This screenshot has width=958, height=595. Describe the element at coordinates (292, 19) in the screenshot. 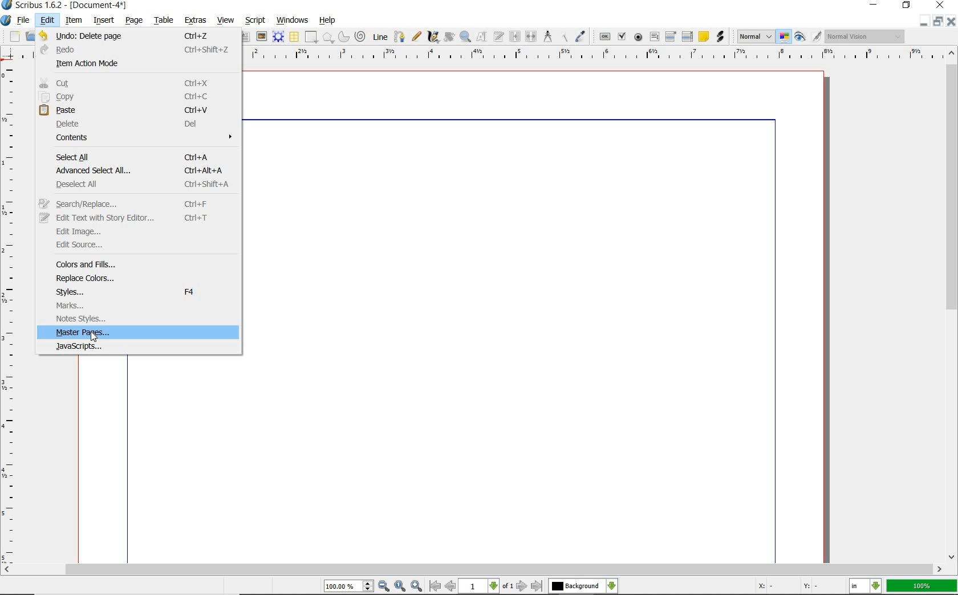

I see `windows` at that location.